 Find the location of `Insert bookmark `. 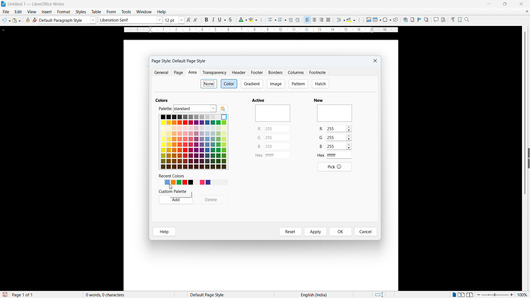

Insert bookmark  is located at coordinates (420, 19).